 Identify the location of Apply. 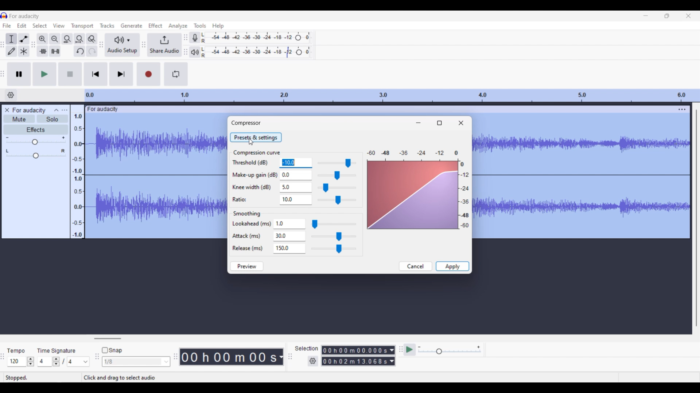
(452, 266).